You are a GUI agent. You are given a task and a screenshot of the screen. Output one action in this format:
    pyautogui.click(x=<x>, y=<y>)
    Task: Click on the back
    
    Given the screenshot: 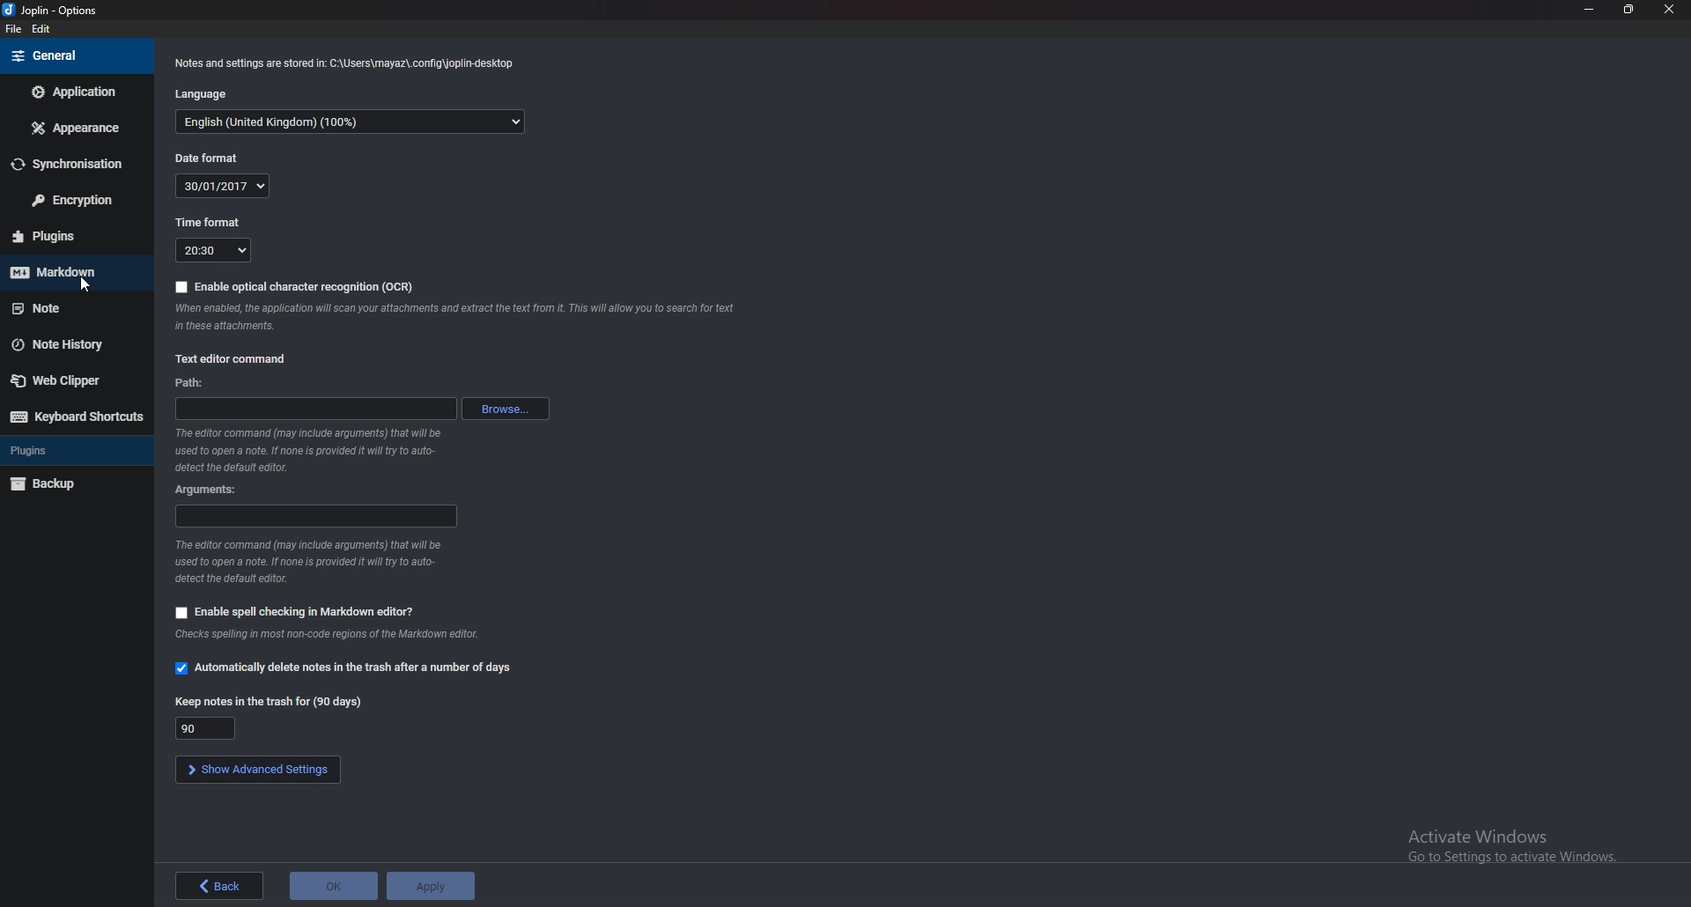 What is the action you would take?
    pyautogui.click(x=218, y=885)
    